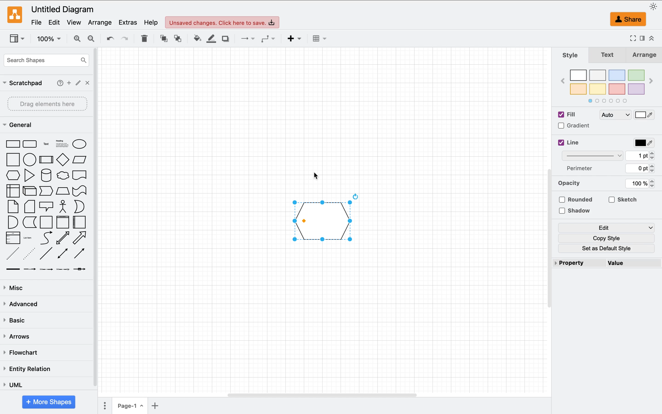  I want to click on view, so click(18, 39).